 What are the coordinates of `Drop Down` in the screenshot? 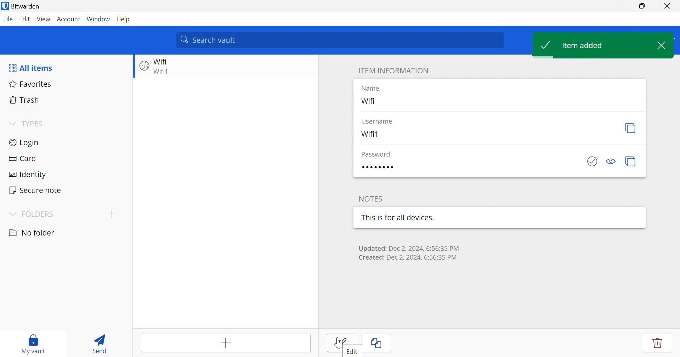 It's located at (112, 214).